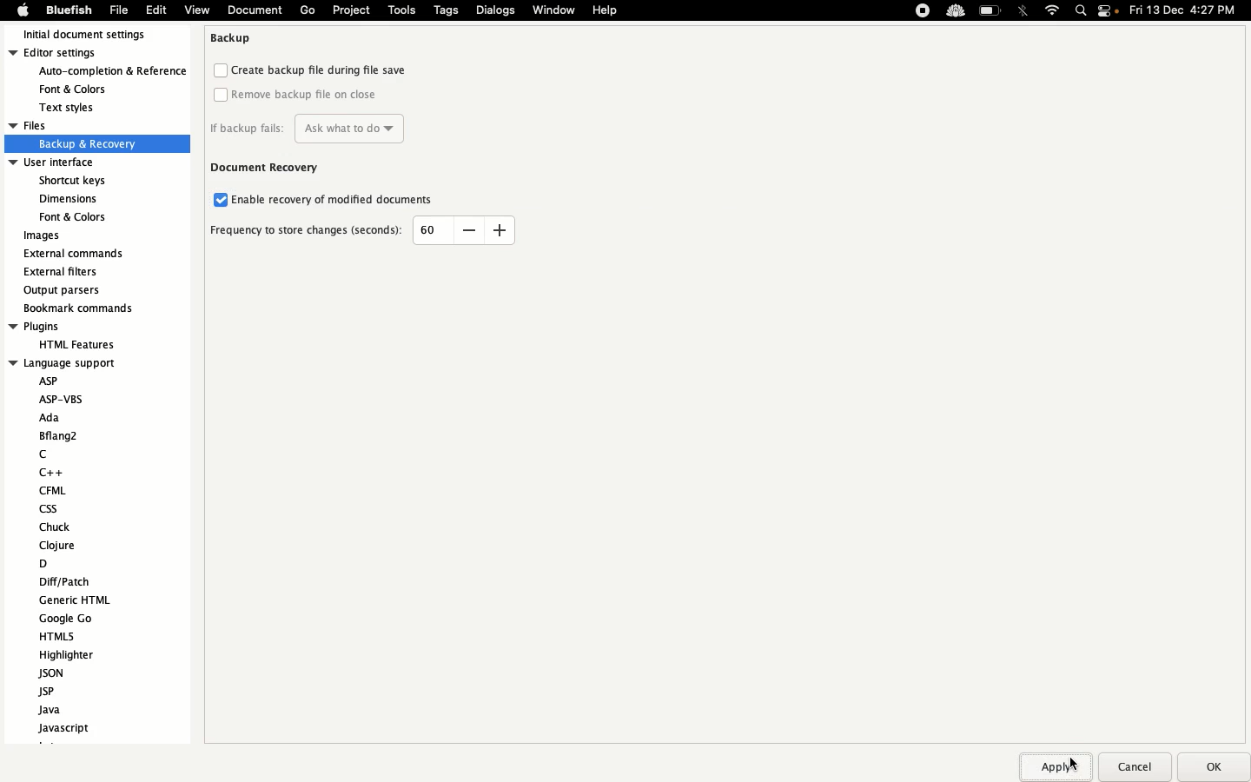 Image resolution: width=1251 pixels, height=782 pixels. What do you see at coordinates (342, 200) in the screenshot?
I see `Enable recovery of modified documents` at bounding box center [342, 200].